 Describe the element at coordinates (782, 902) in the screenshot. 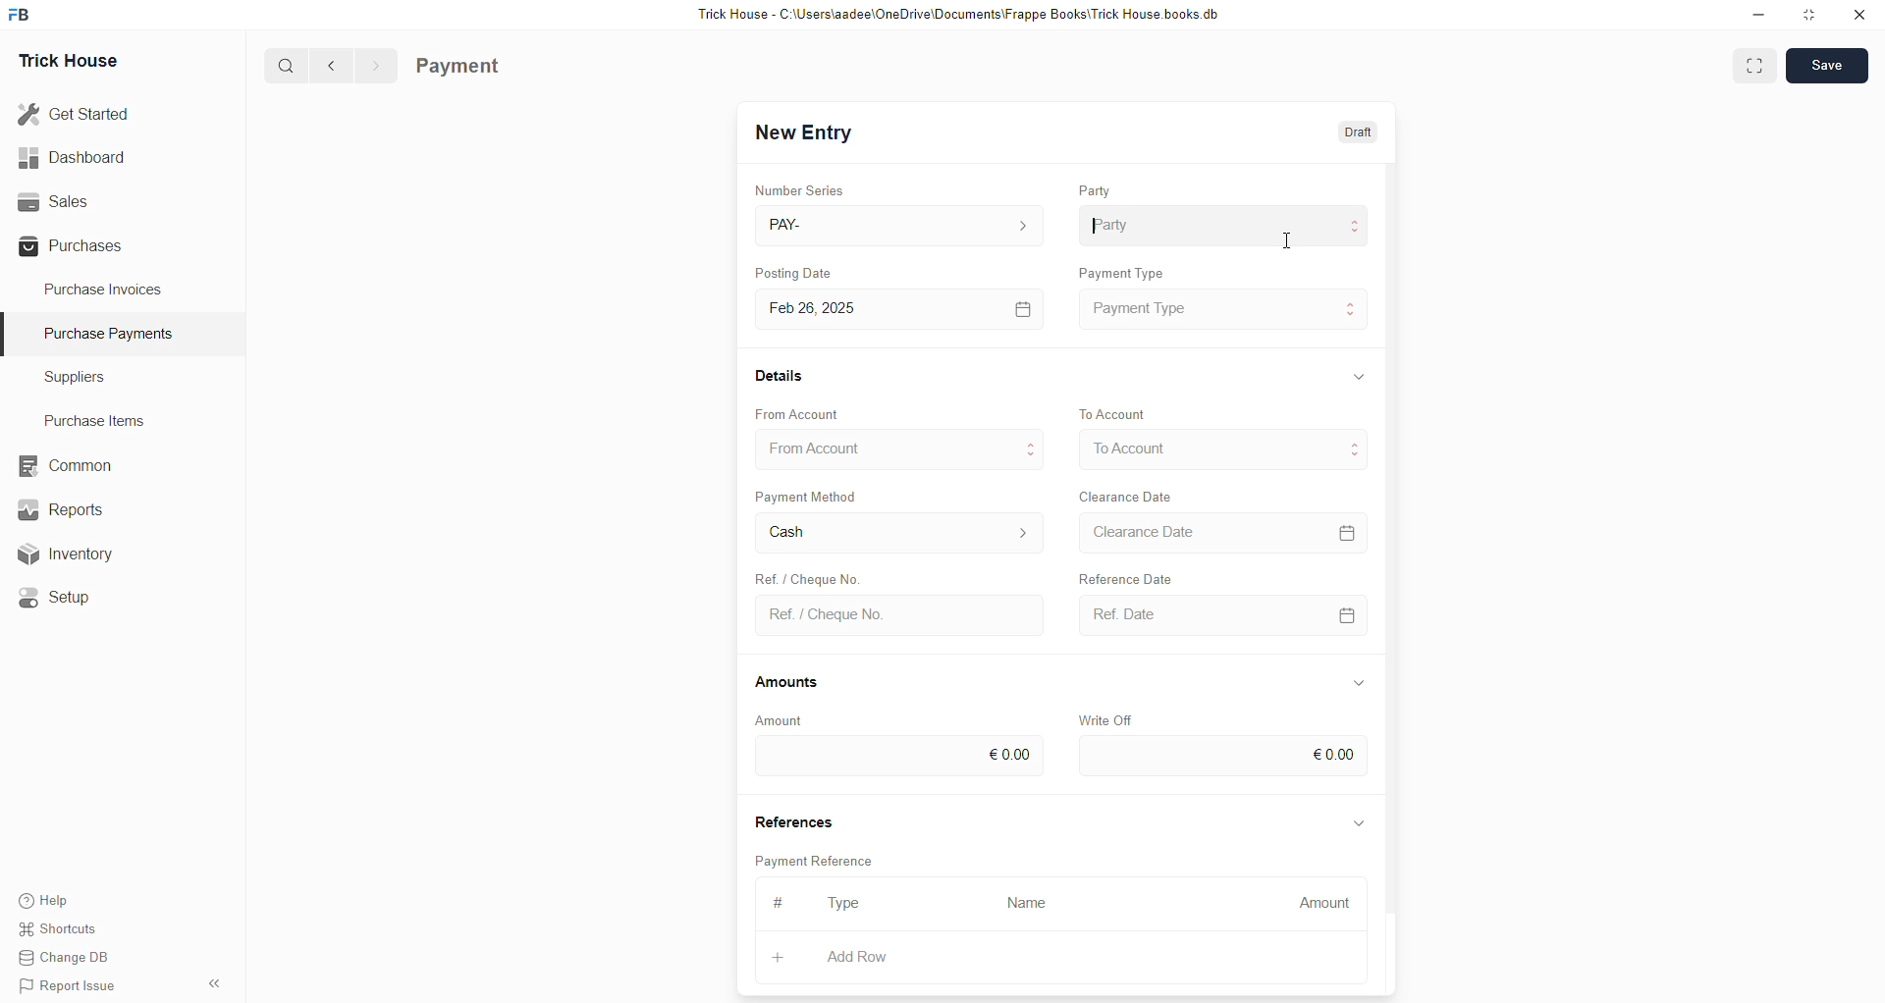

I see `#` at that location.